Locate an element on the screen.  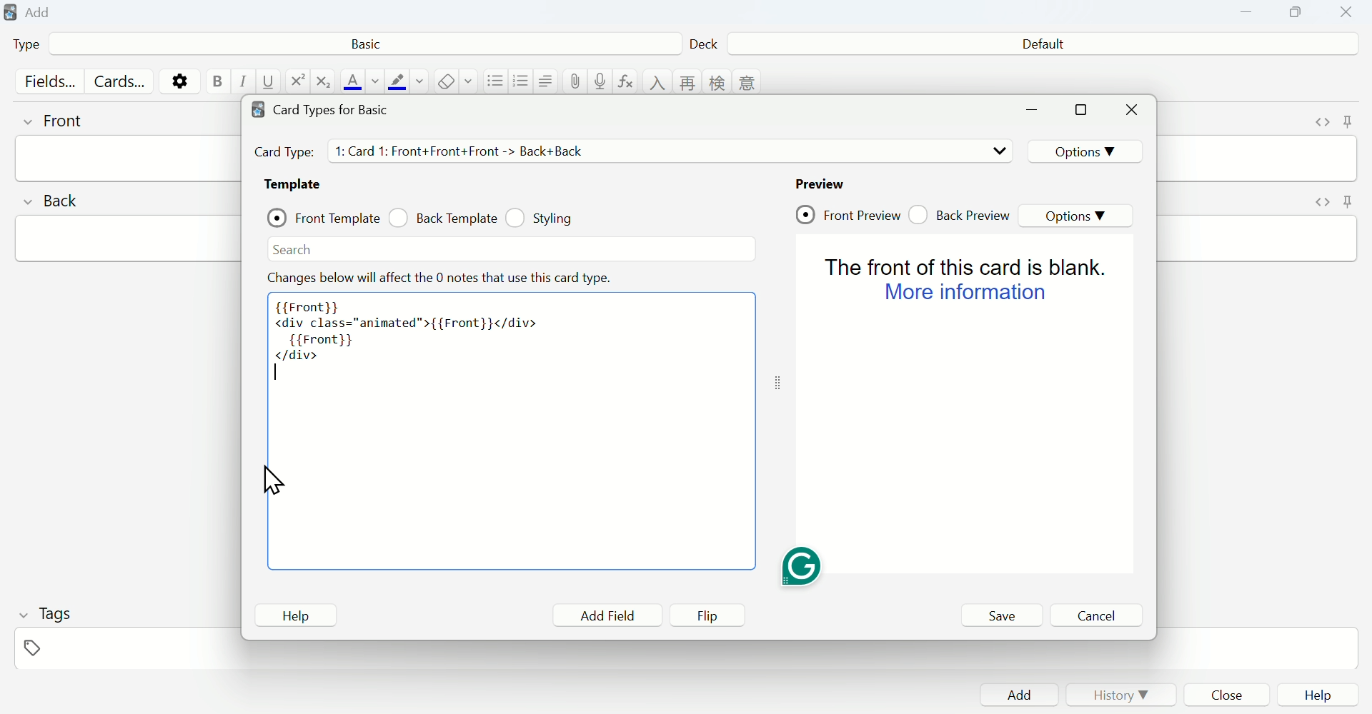
record audio is located at coordinates (600, 81).